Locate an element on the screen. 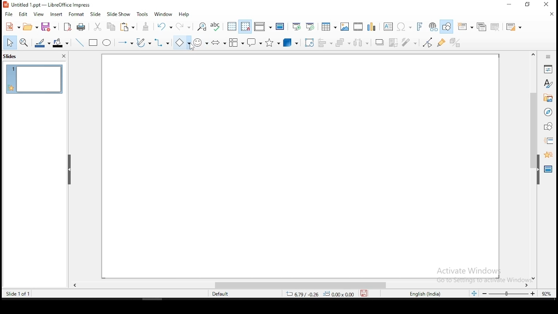 This screenshot has width=558, height=314. view is located at coordinates (39, 15).